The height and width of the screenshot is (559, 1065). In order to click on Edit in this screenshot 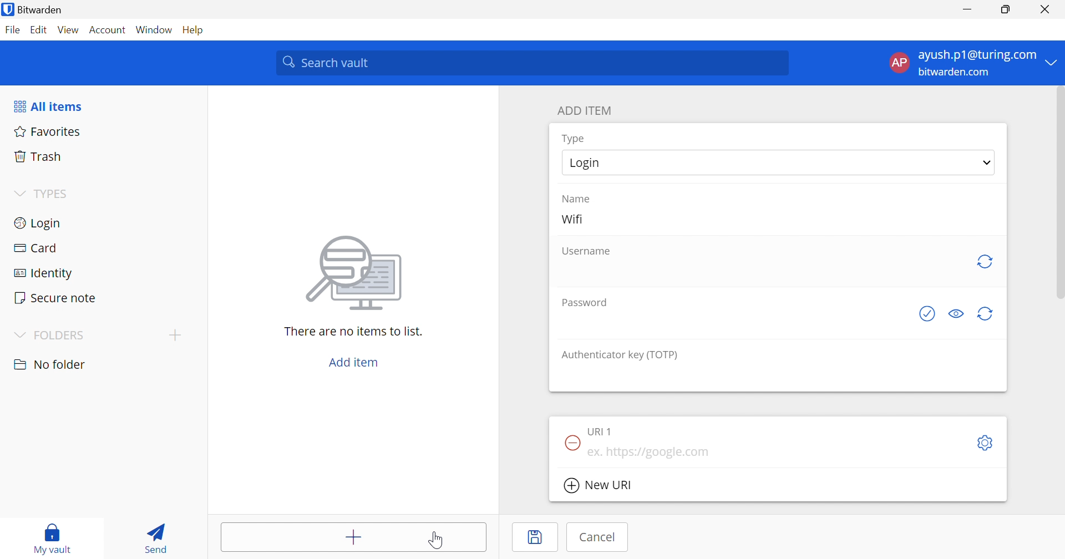, I will do `click(38, 31)`.